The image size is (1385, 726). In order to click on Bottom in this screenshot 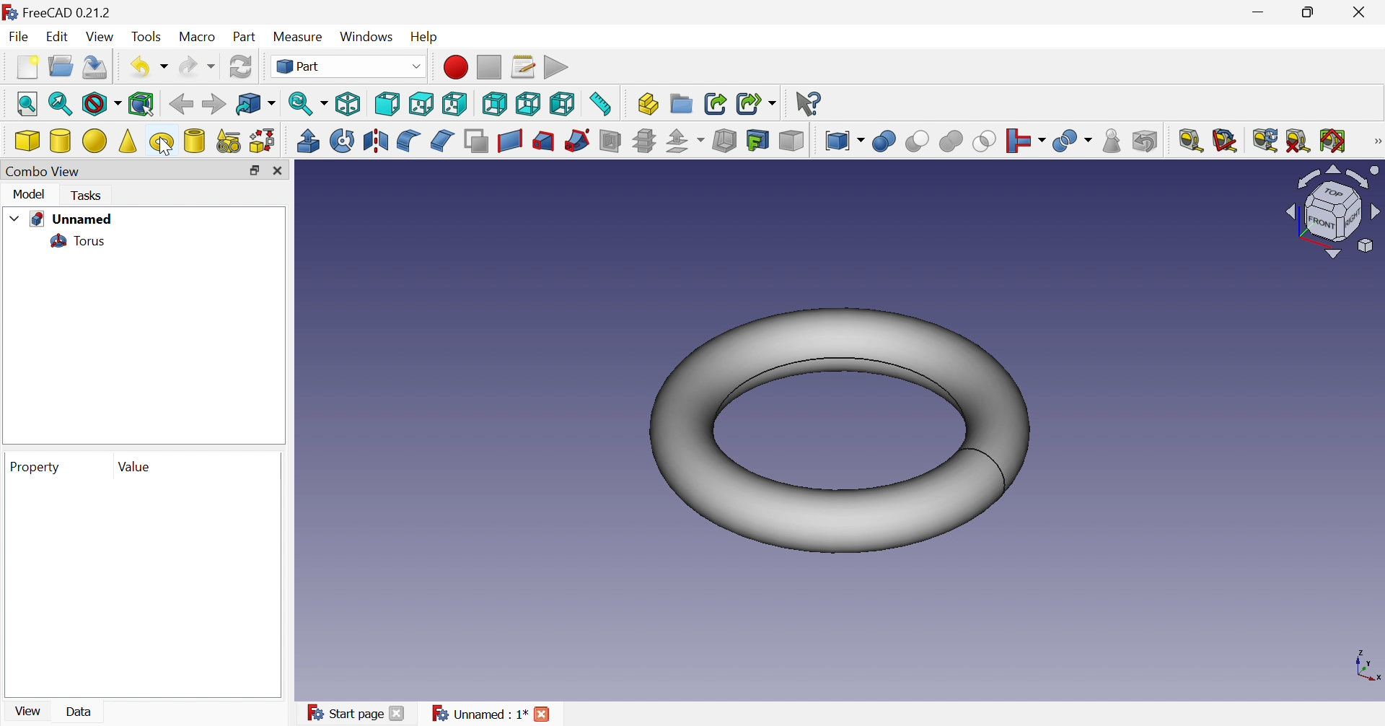, I will do `click(528, 104)`.